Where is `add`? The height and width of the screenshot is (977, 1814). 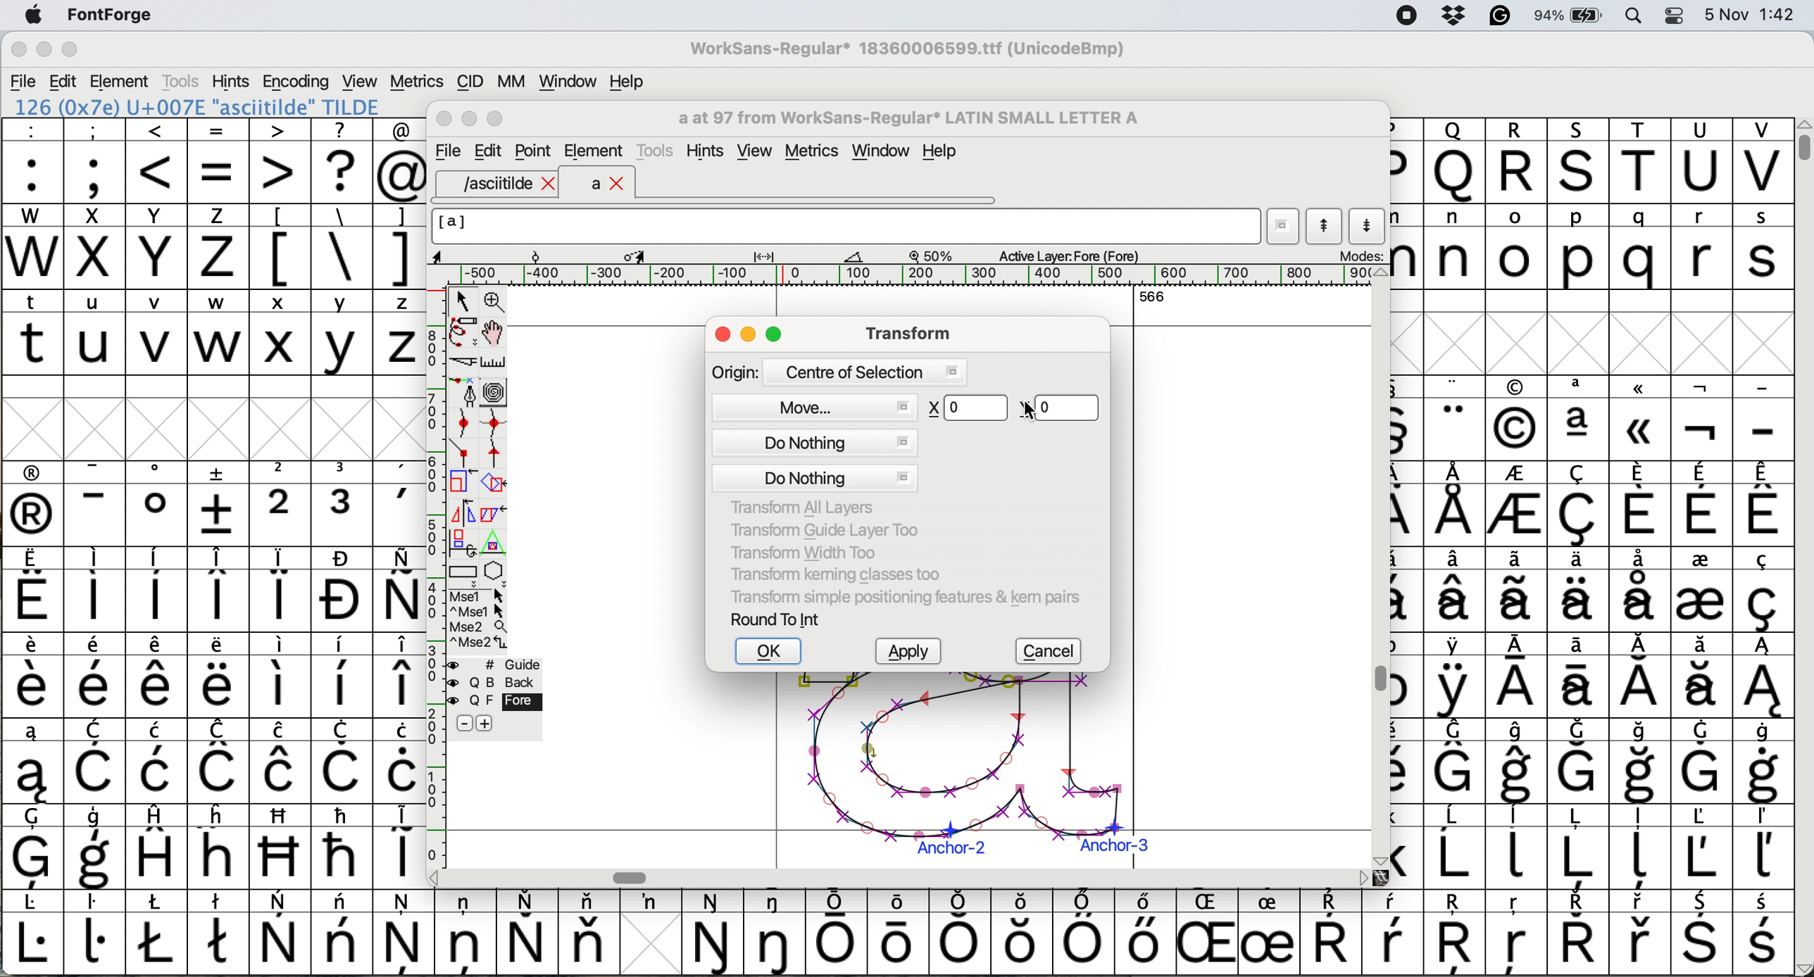
add is located at coordinates (487, 723).